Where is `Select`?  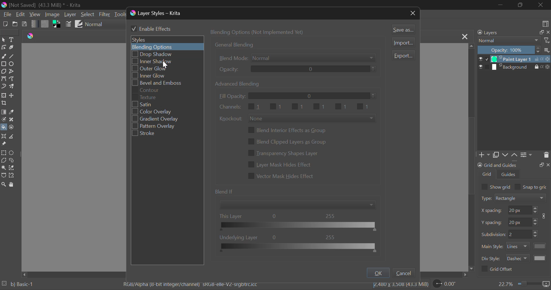
Select is located at coordinates (4, 40).